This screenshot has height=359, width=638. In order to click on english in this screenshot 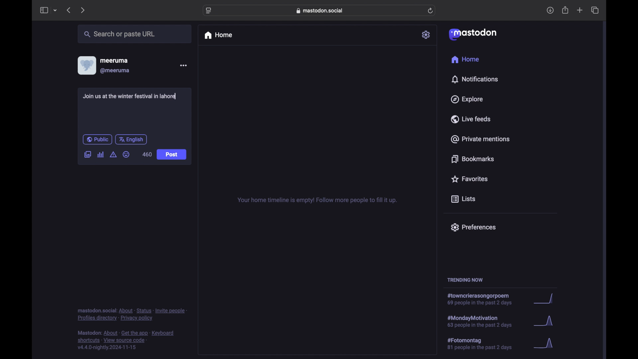, I will do `click(131, 139)`.